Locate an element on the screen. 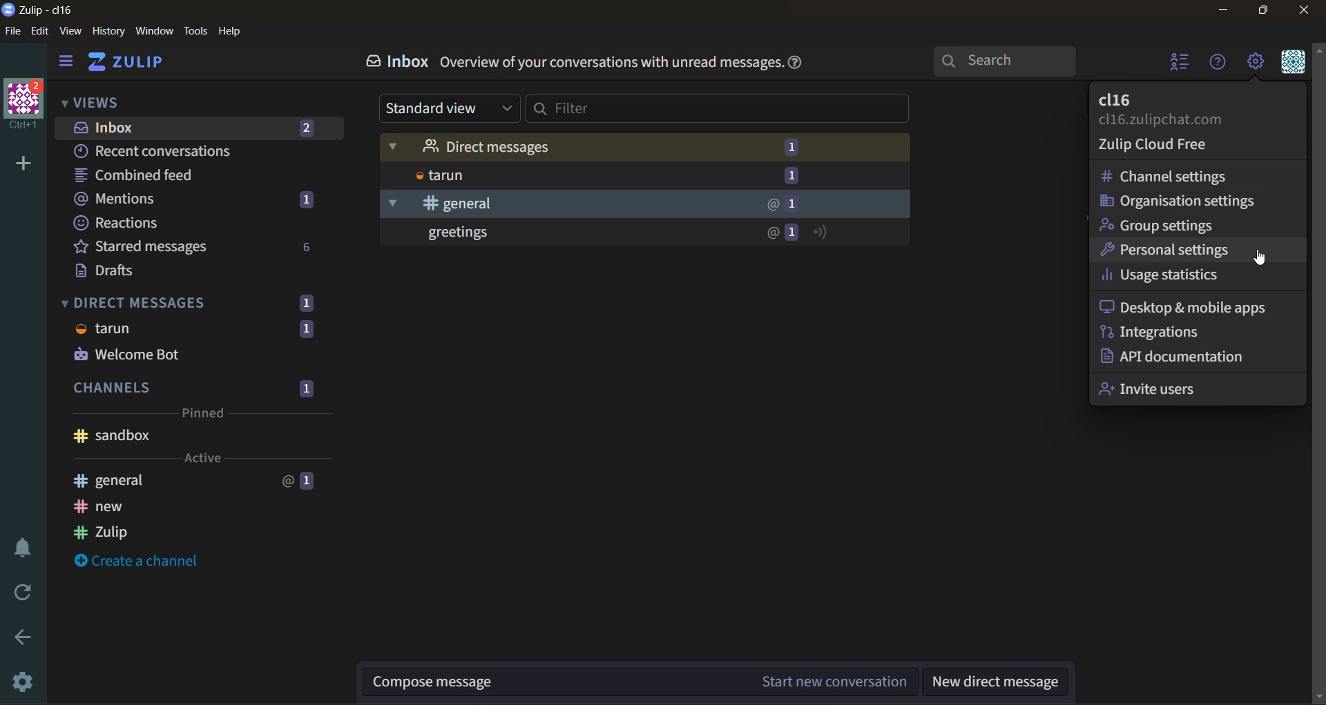 This screenshot has height=705, width=1326. history is located at coordinates (107, 32).